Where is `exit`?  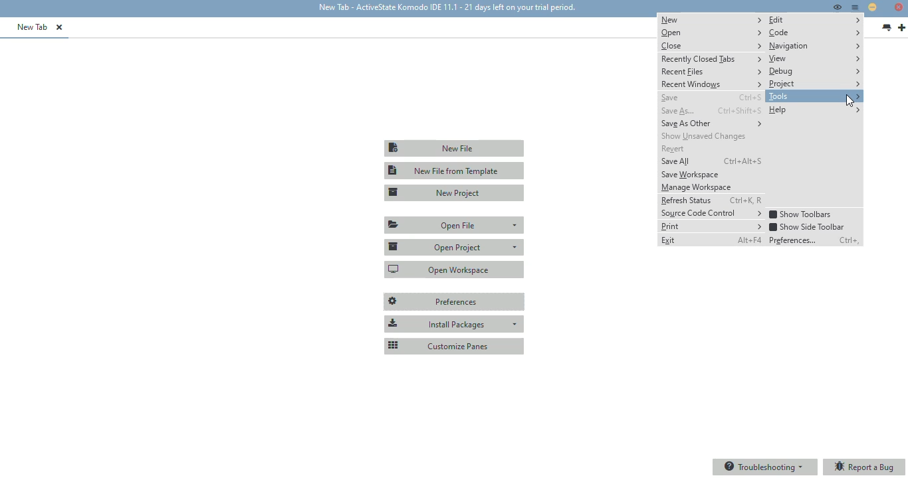 exit is located at coordinates (669, 240).